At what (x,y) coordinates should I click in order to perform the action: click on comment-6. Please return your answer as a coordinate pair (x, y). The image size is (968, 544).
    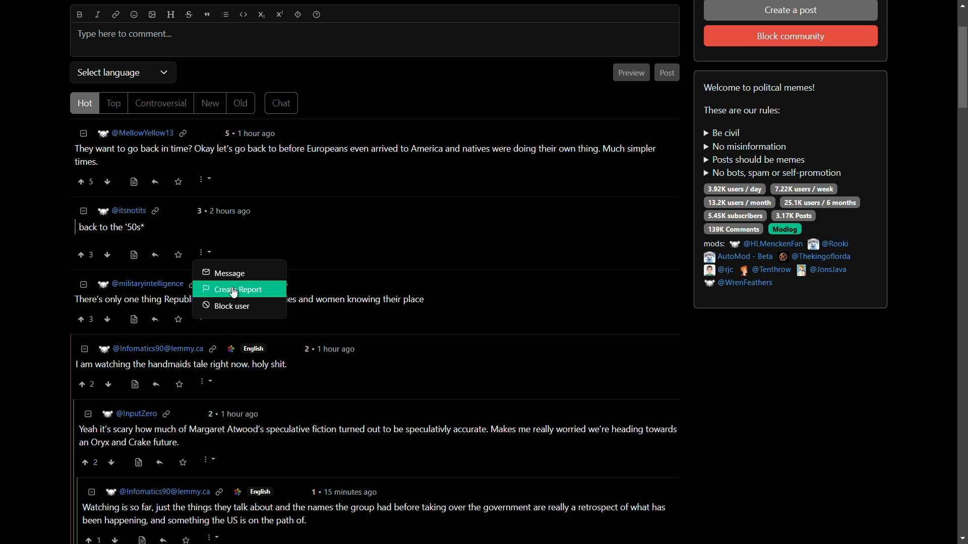
    Looking at the image, I should click on (372, 516).